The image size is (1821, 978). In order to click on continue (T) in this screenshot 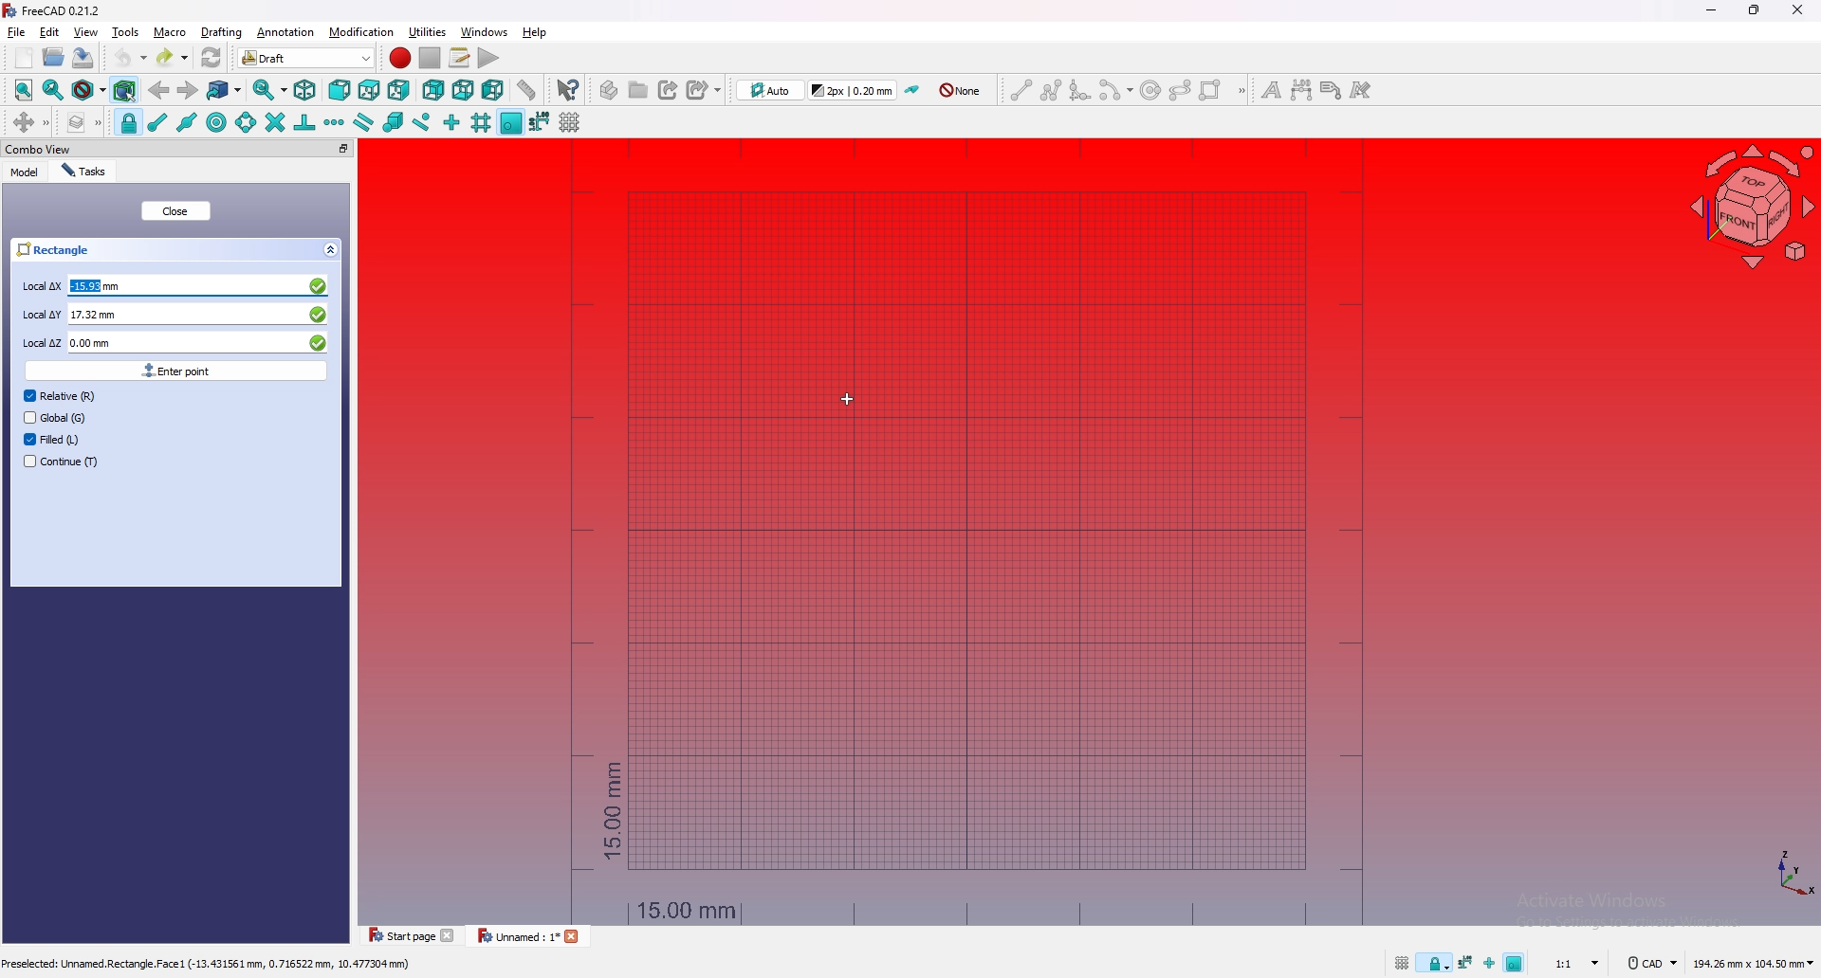, I will do `click(62, 461)`.